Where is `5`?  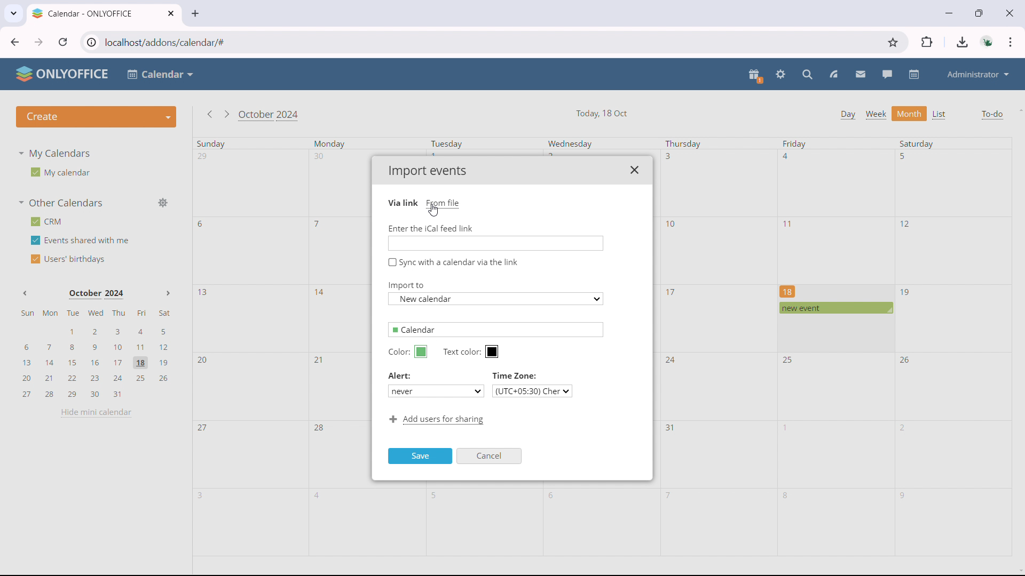 5 is located at coordinates (436, 495).